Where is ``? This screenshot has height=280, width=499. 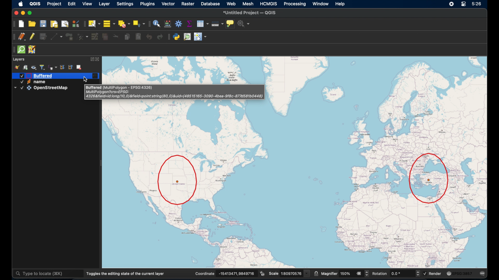  is located at coordinates (15, 13).